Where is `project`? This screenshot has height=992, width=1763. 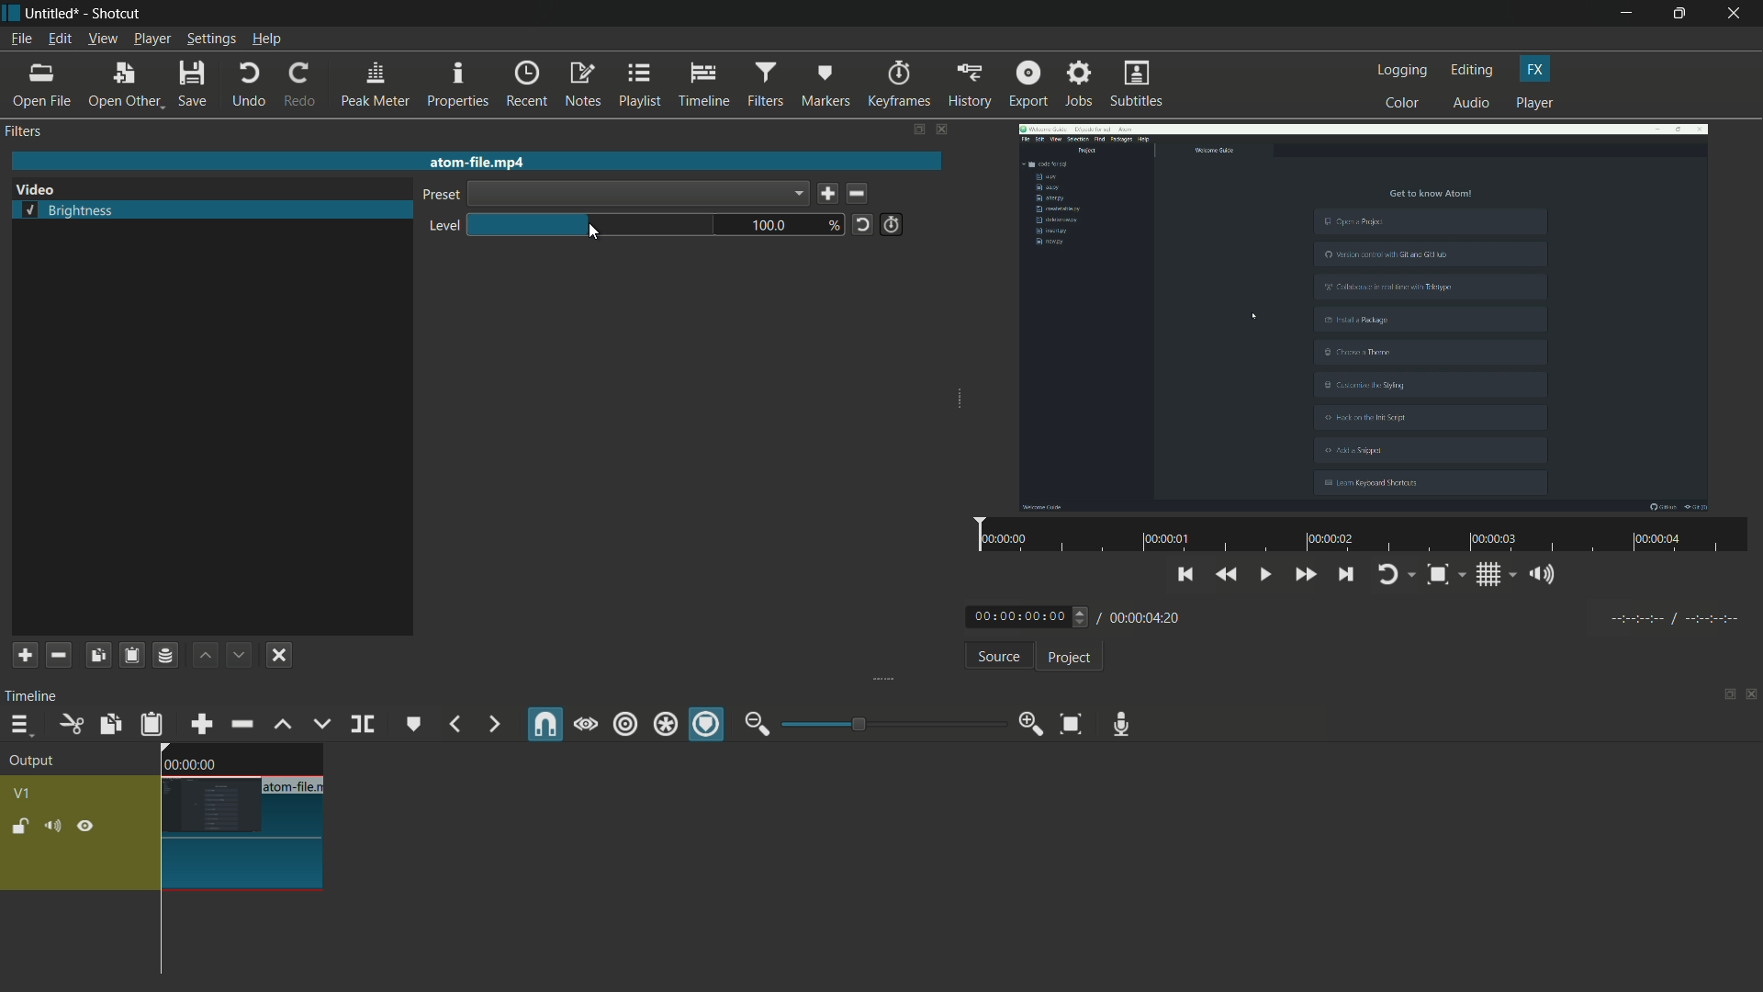
project is located at coordinates (1067, 658).